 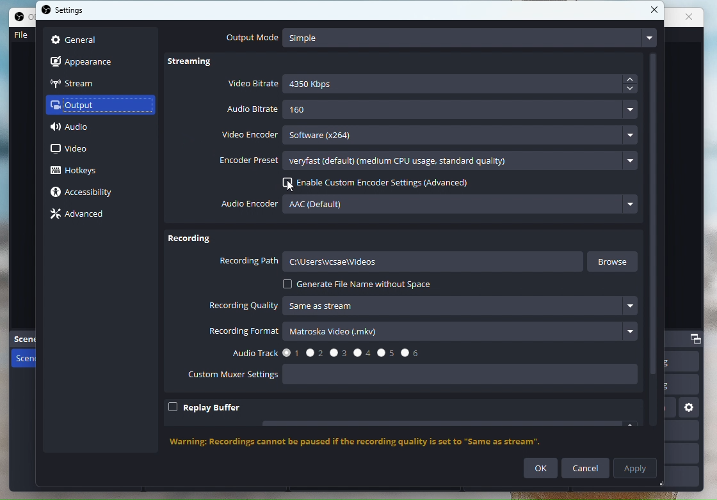 What do you see at coordinates (285, 186) in the screenshot?
I see `cursor` at bounding box center [285, 186].